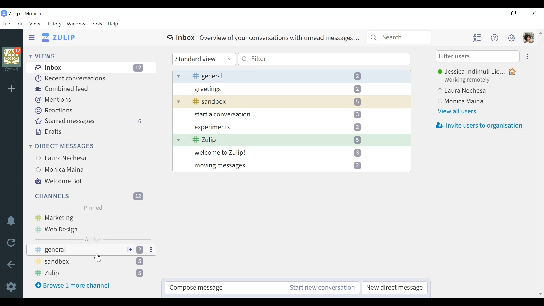 This screenshot has height=306, width=544. Describe the element at coordinates (494, 13) in the screenshot. I see `minimize` at that location.